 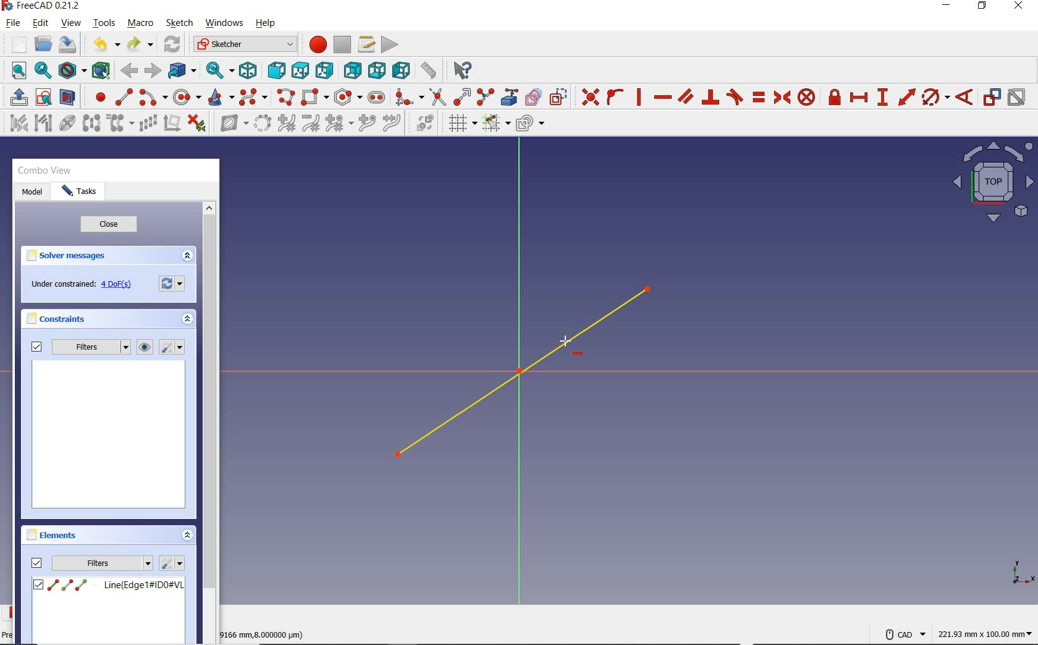 What do you see at coordinates (408, 96) in the screenshot?
I see `CREATE FILLET` at bounding box center [408, 96].